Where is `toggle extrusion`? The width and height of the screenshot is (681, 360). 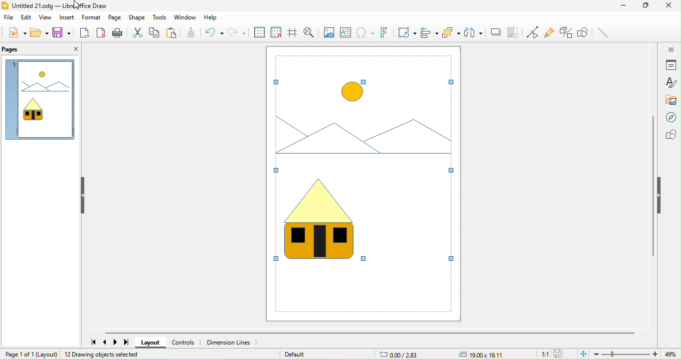 toggle extrusion is located at coordinates (566, 32).